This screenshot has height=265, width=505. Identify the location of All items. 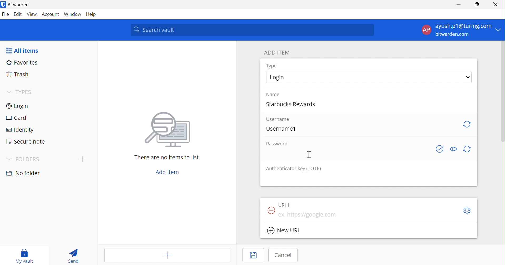
(22, 51).